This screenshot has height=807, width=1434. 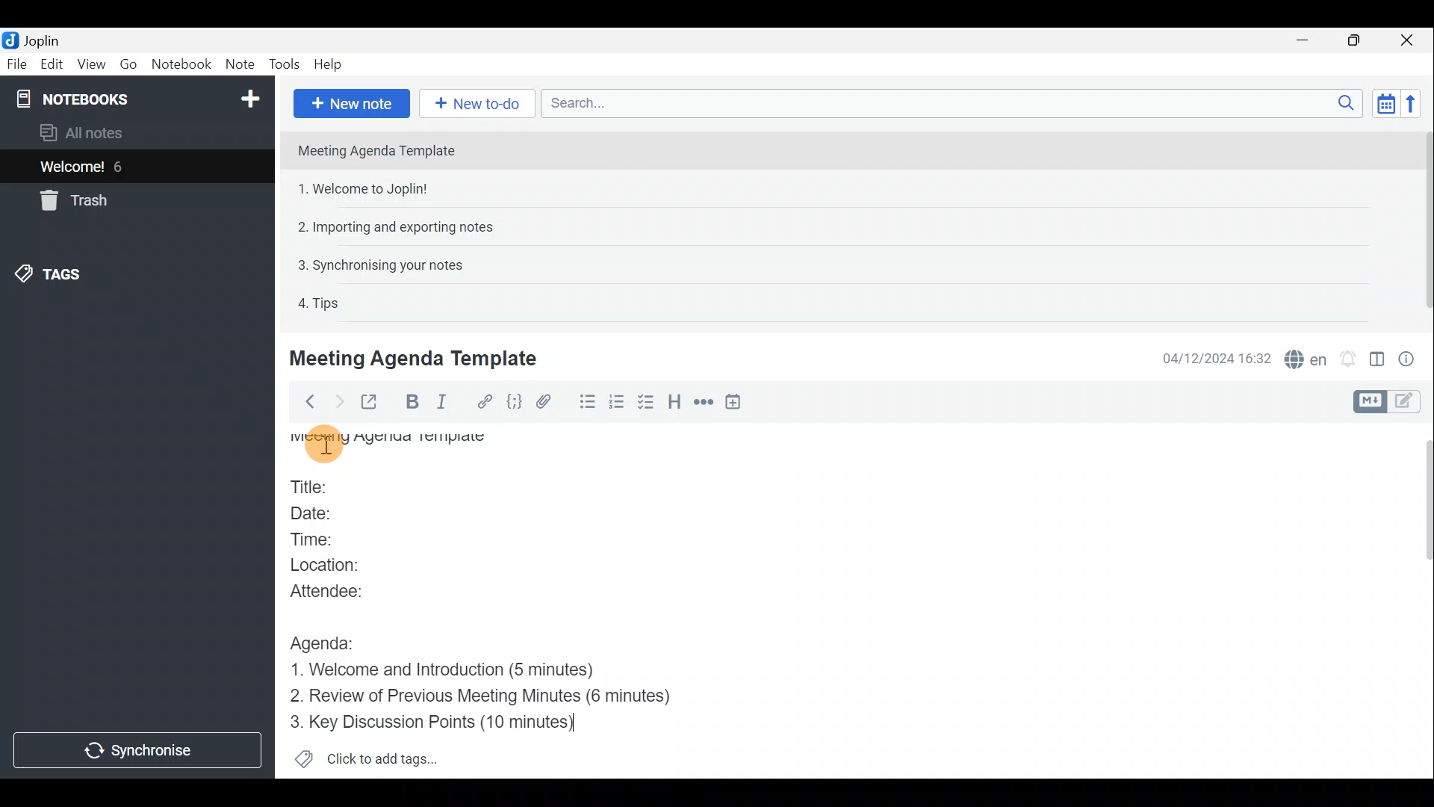 I want to click on Close, so click(x=1408, y=41).